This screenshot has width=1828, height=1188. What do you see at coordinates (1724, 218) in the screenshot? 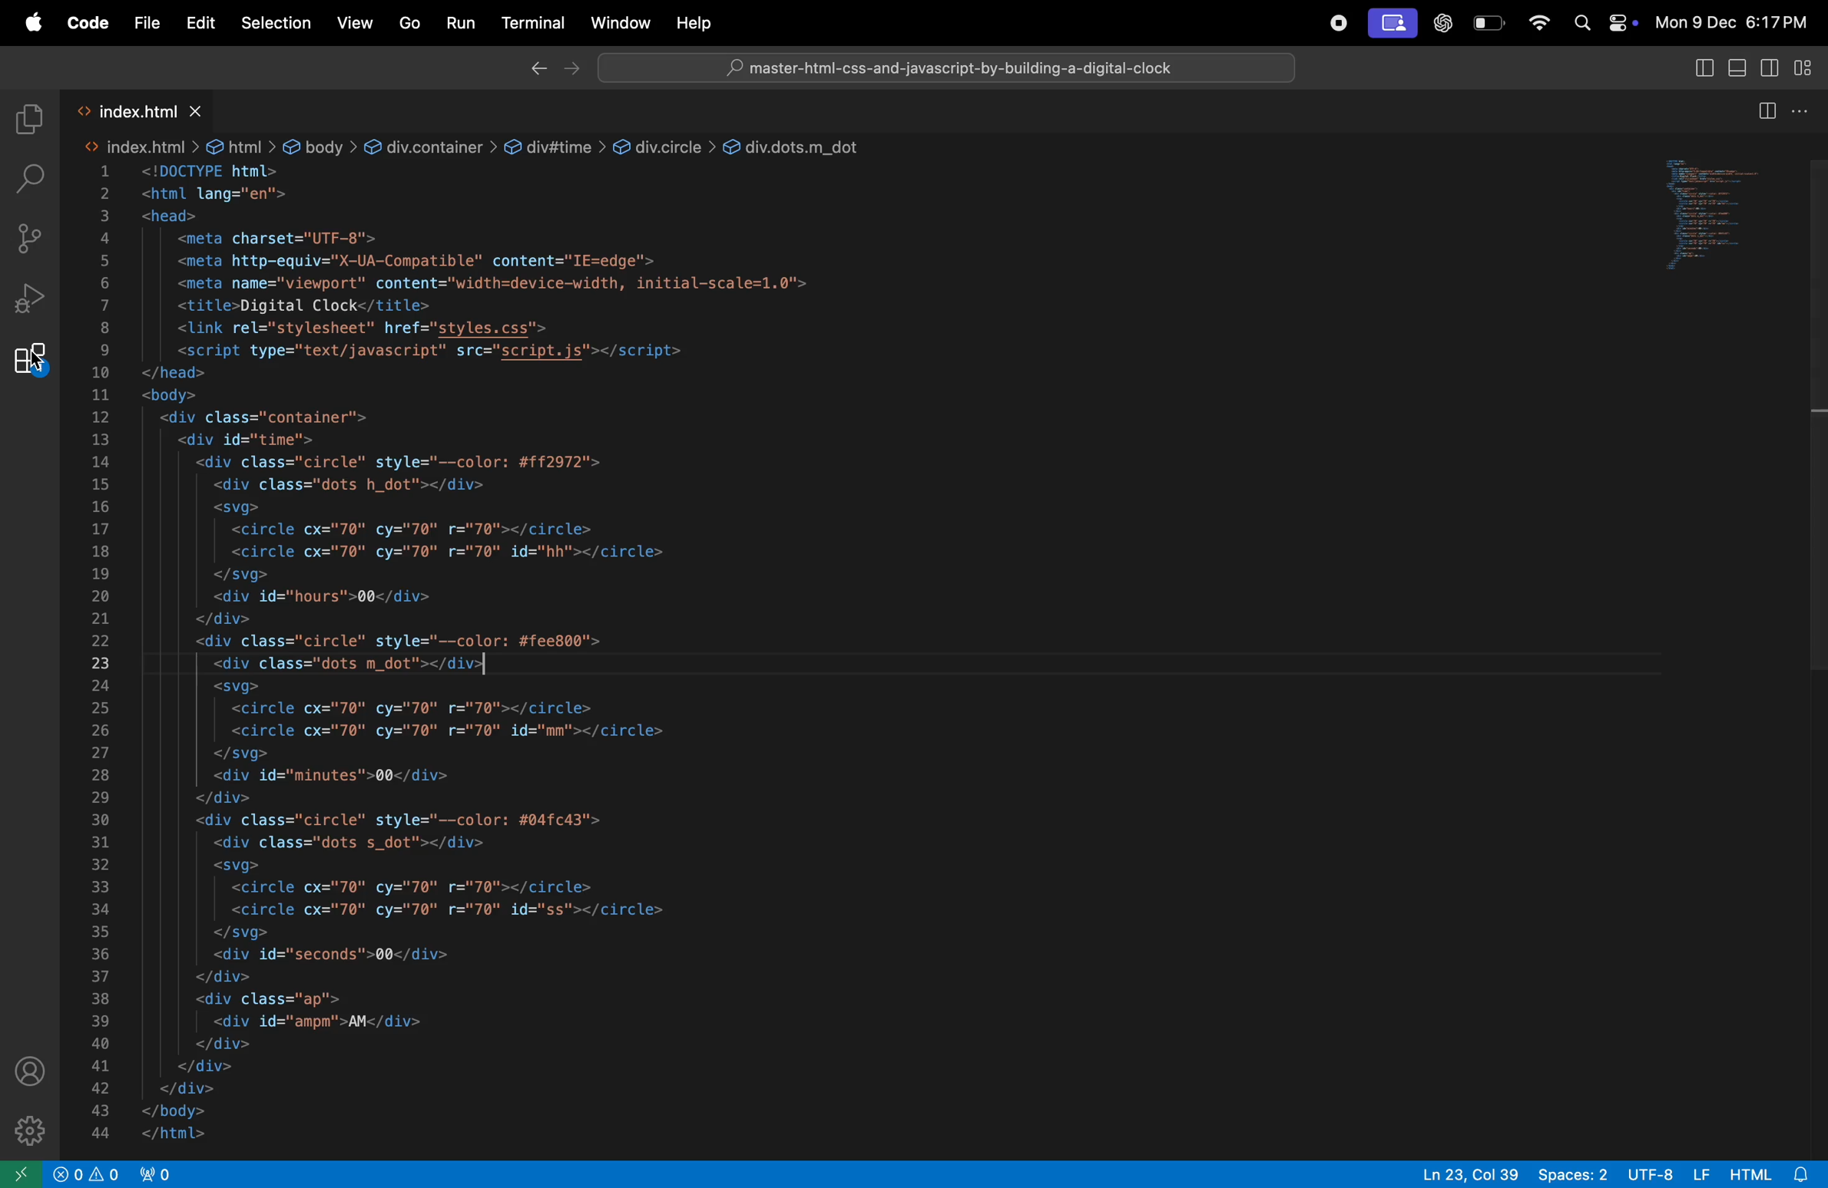
I see `code block` at bounding box center [1724, 218].